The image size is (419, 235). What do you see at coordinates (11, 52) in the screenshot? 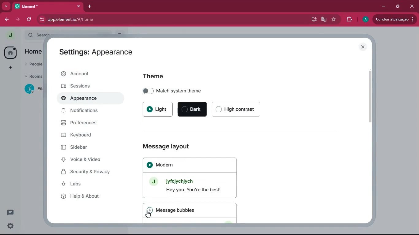
I see `home` at bounding box center [11, 52].